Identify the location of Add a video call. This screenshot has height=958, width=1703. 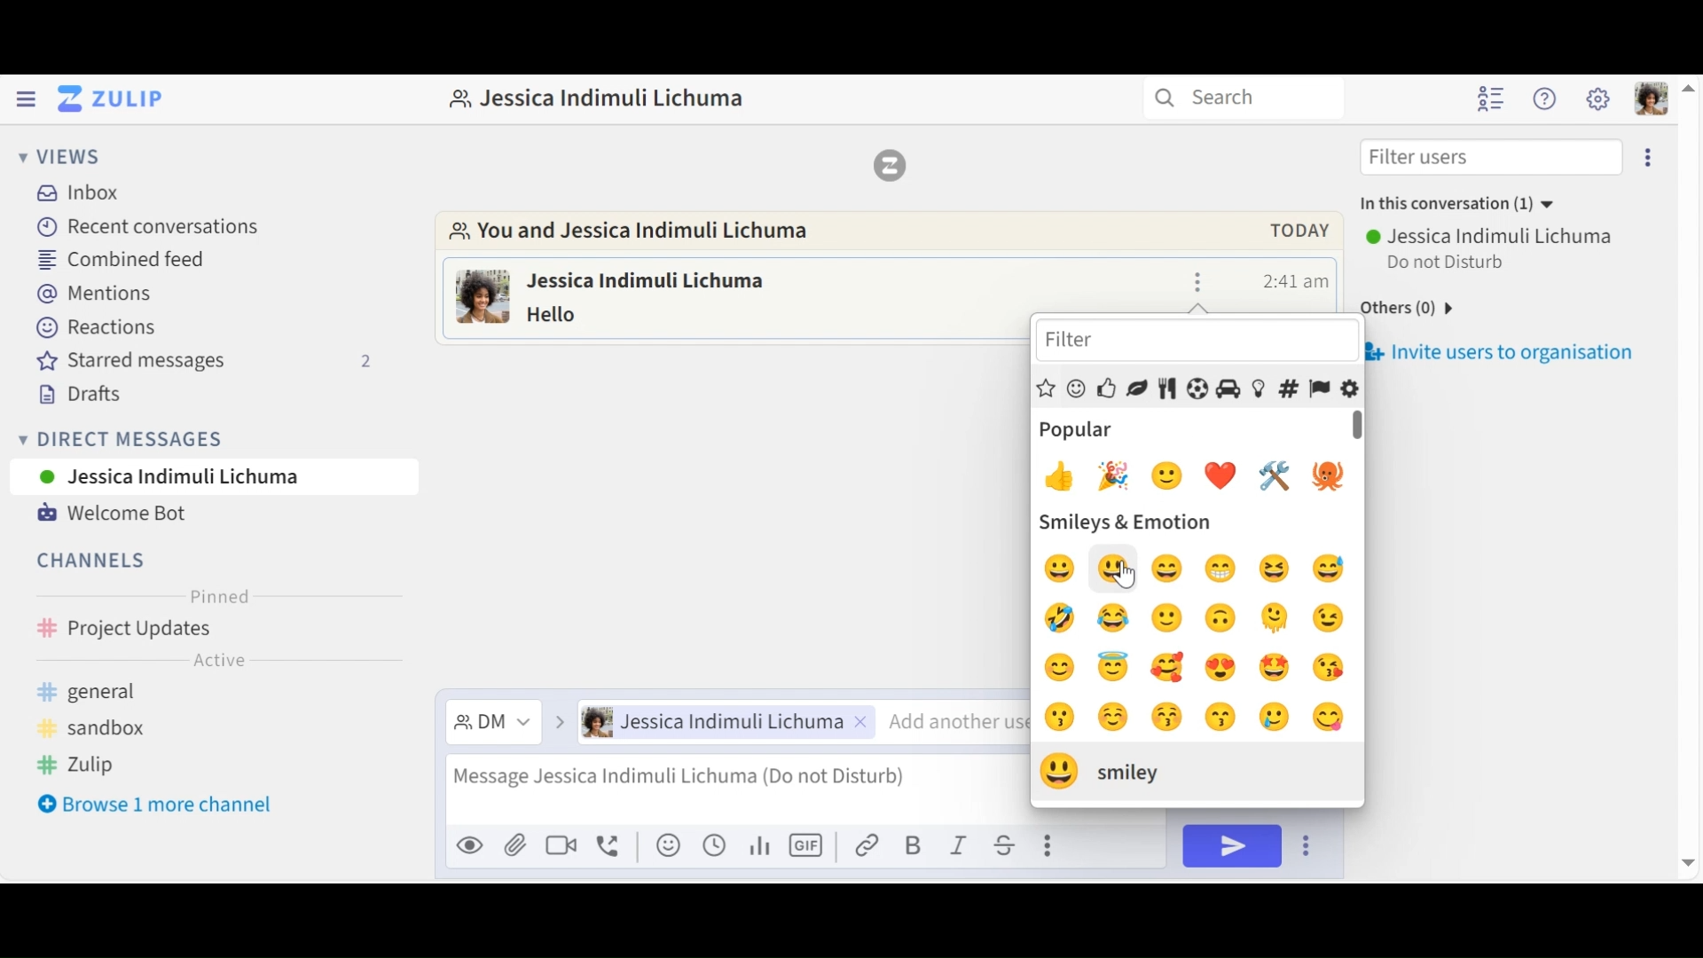
(561, 848).